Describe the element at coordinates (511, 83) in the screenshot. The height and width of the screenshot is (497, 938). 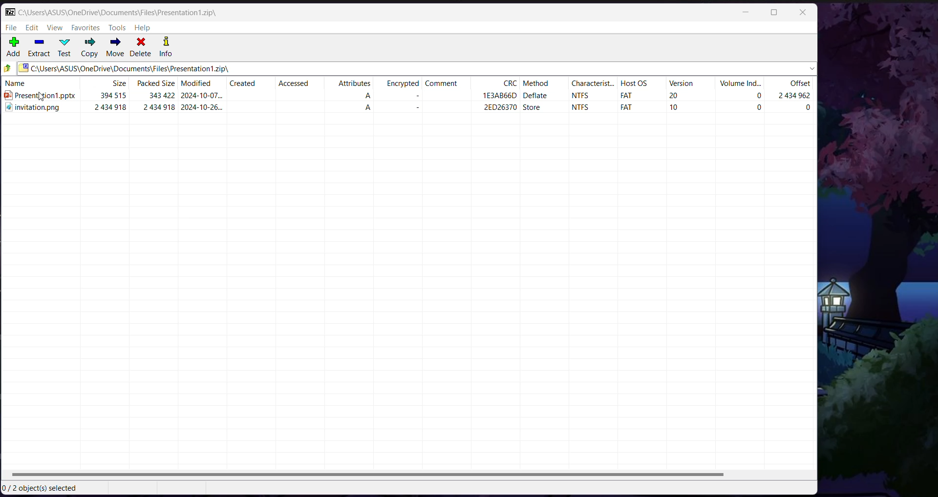
I see `CRC ` at that location.